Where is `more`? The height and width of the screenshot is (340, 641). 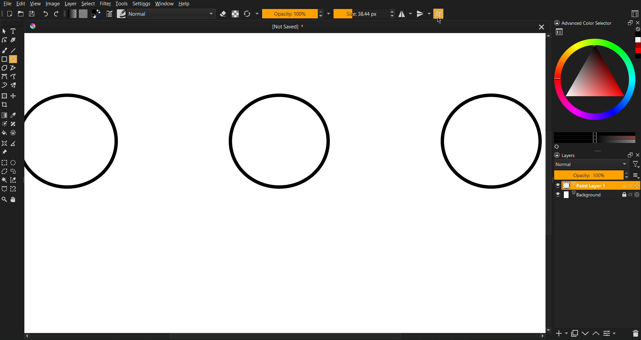 more is located at coordinates (599, 150).